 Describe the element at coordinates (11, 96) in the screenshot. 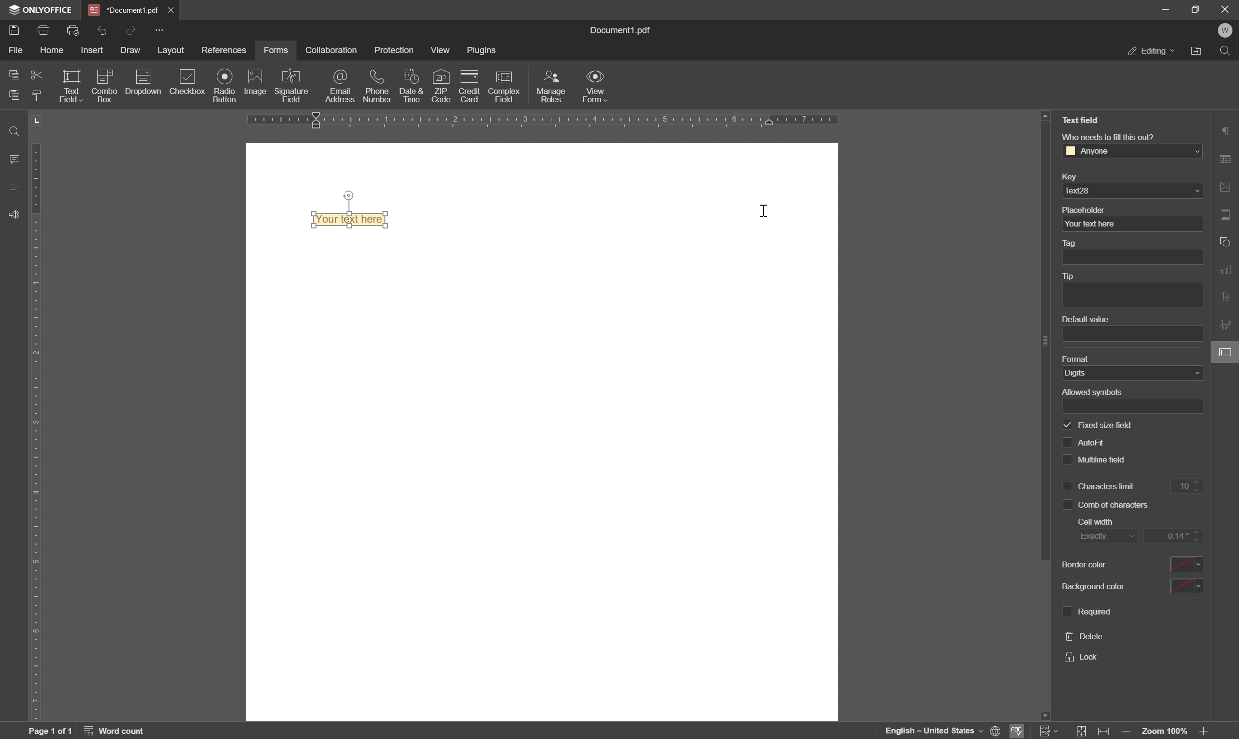

I see `paste` at that location.